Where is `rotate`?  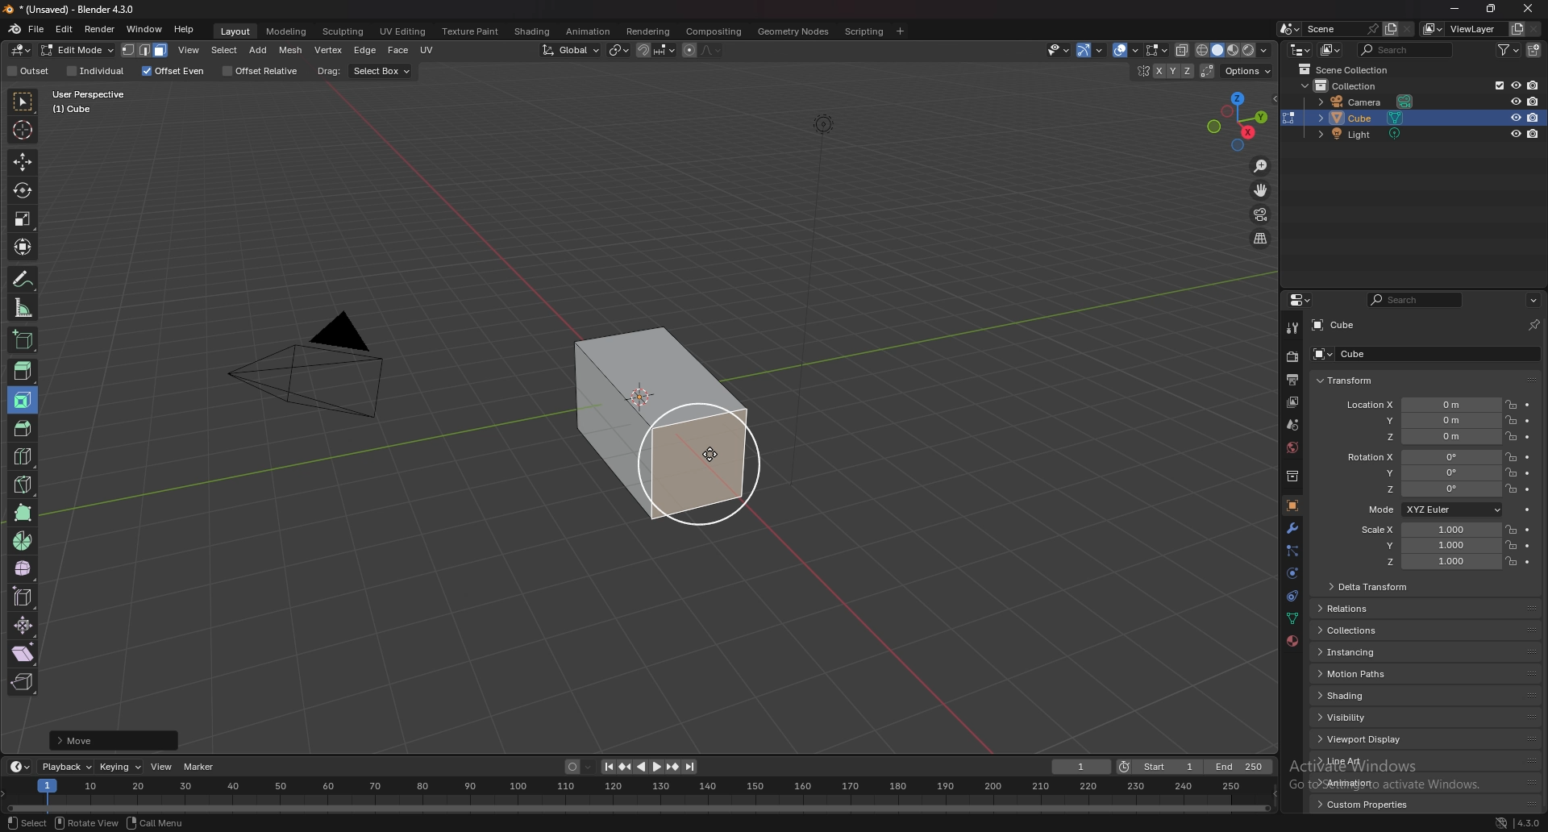 rotate is located at coordinates (23, 190).